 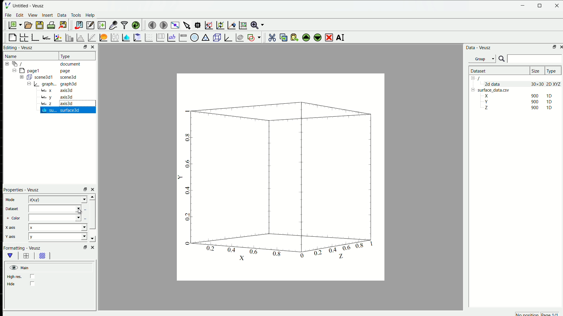 What do you see at coordinates (552, 71) in the screenshot?
I see `Type` at bounding box center [552, 71].